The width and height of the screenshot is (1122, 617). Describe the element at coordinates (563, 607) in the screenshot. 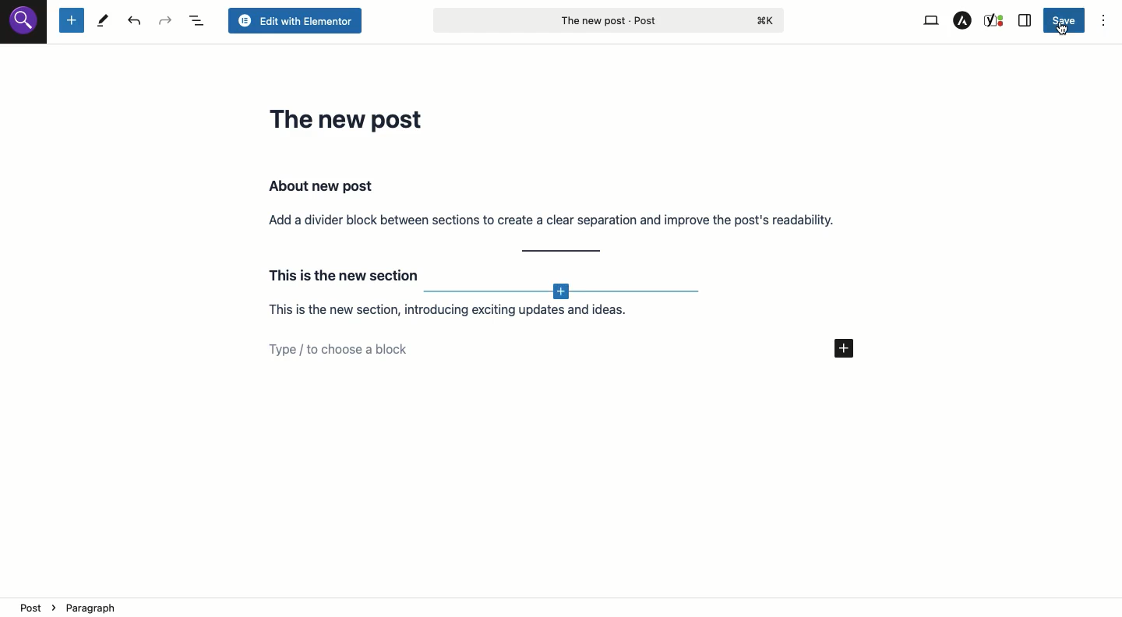

I see `Location` at that location.